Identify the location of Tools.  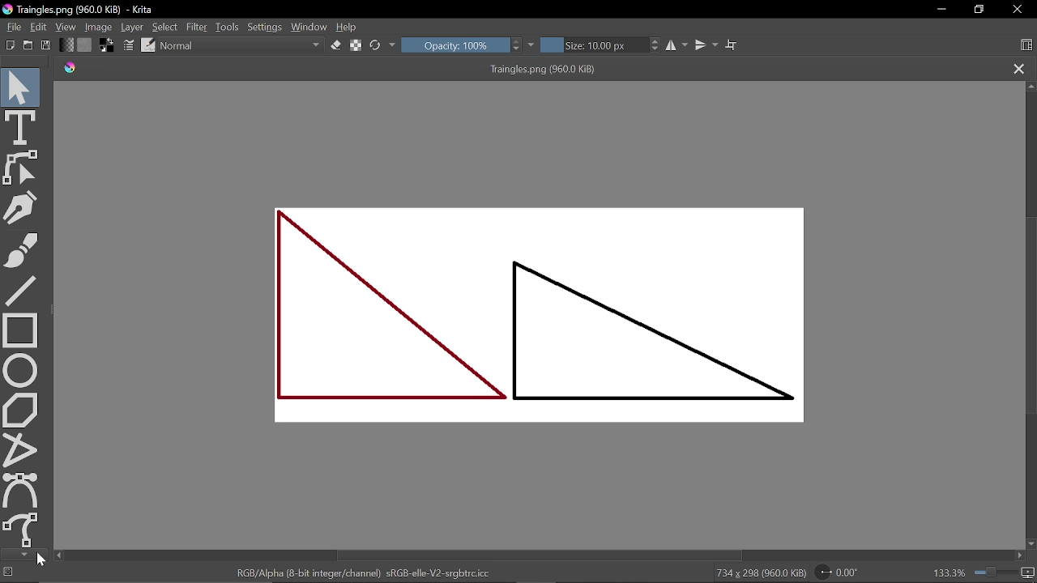
(228, 28).